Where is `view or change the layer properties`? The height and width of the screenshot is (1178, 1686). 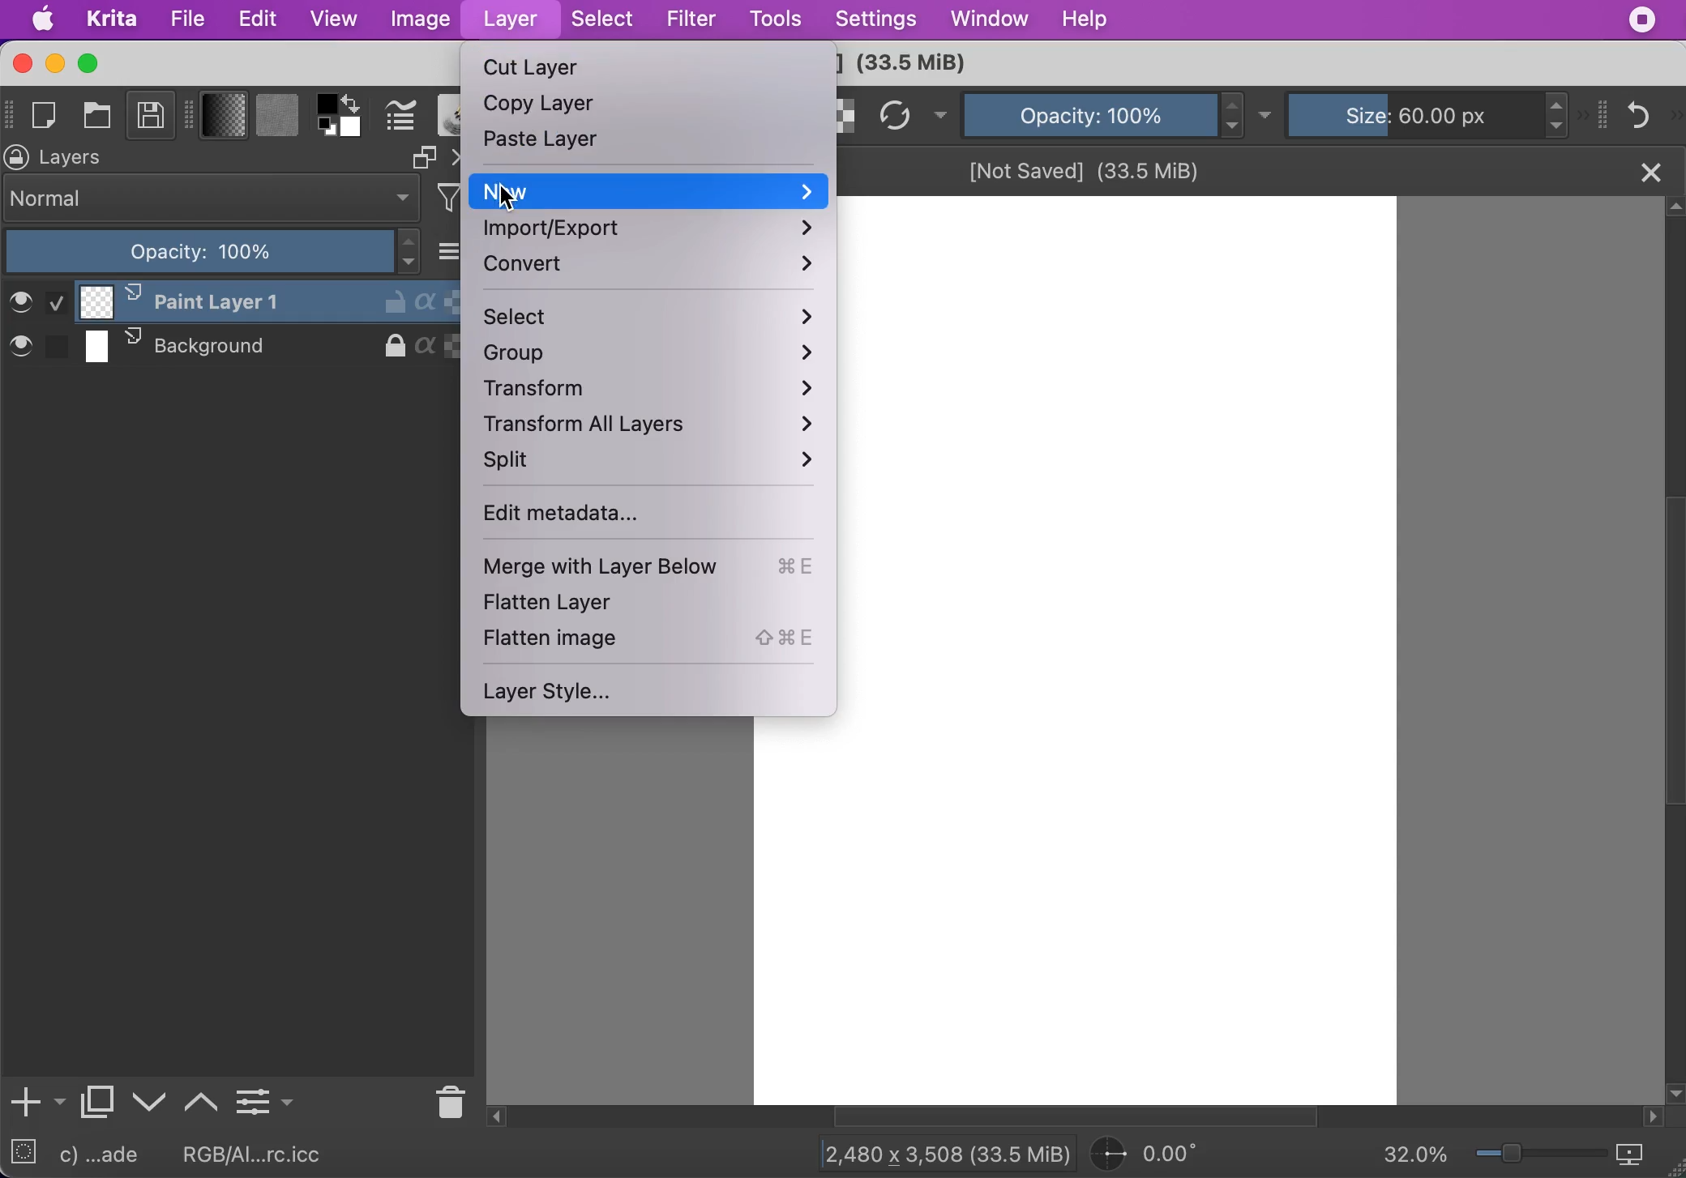 view or change the layer properties is located at coordinates (264, 1099).